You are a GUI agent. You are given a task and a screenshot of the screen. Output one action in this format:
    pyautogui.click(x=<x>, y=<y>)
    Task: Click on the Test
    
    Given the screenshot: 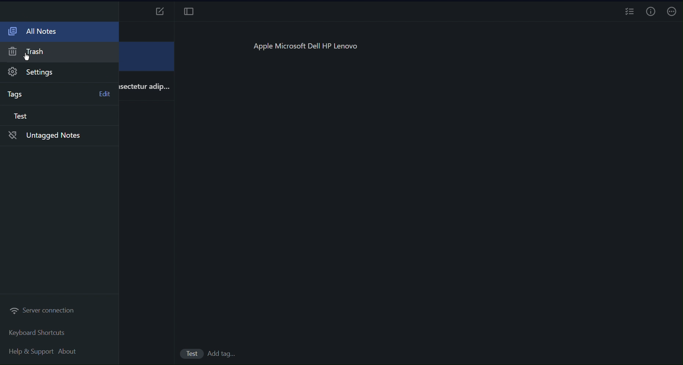 What is the action you would take?
    pyautogui.click(x=20, y=115)
    